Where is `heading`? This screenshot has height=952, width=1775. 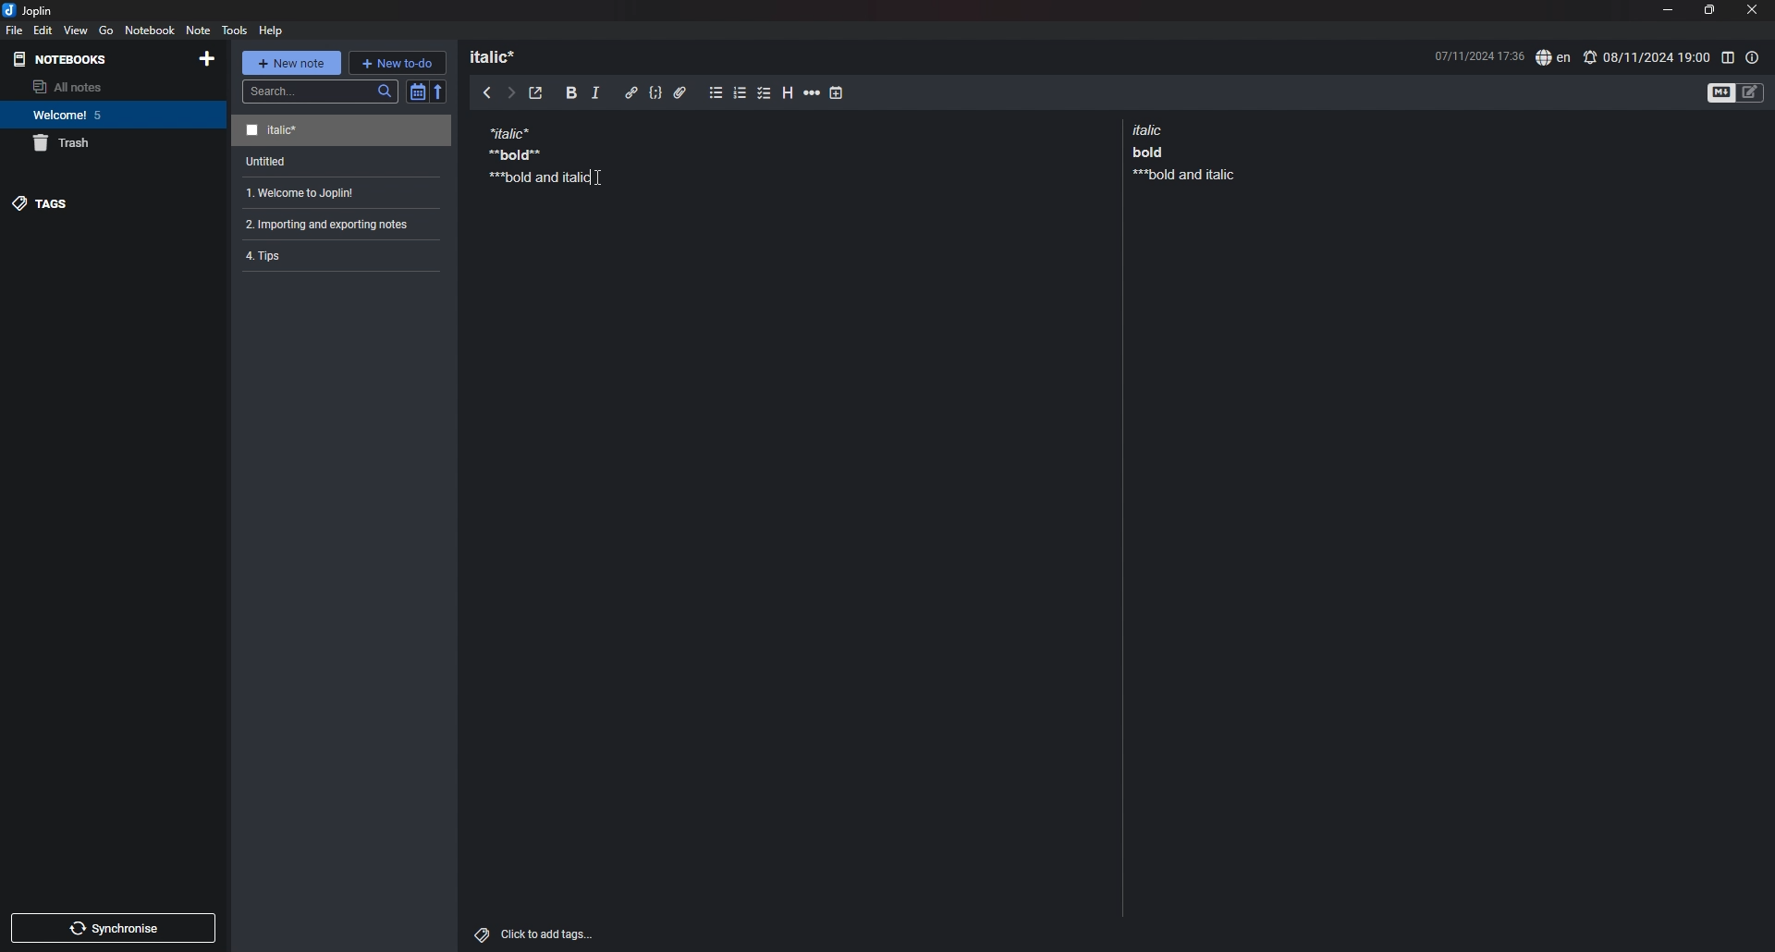 heading is located at coordinates (501, 56).